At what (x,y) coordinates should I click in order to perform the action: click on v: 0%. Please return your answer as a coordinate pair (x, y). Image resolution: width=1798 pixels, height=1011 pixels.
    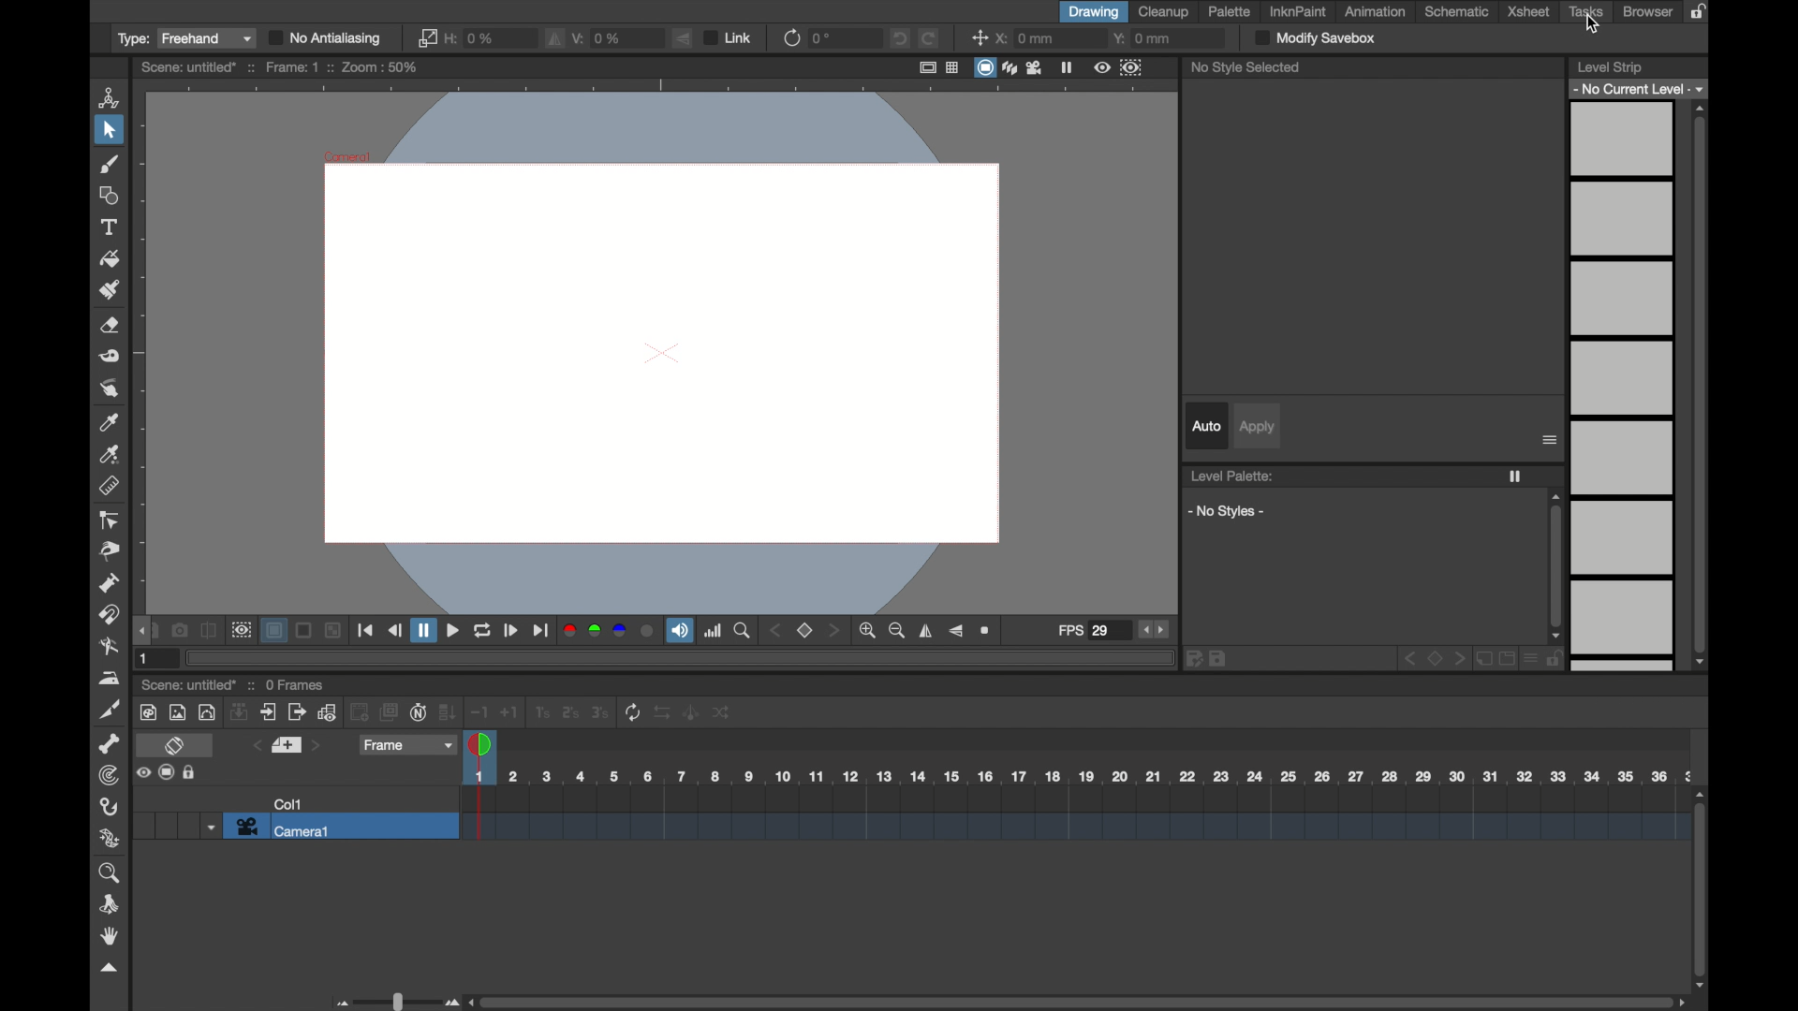
    Looking at the image, I should click on (599, 37).